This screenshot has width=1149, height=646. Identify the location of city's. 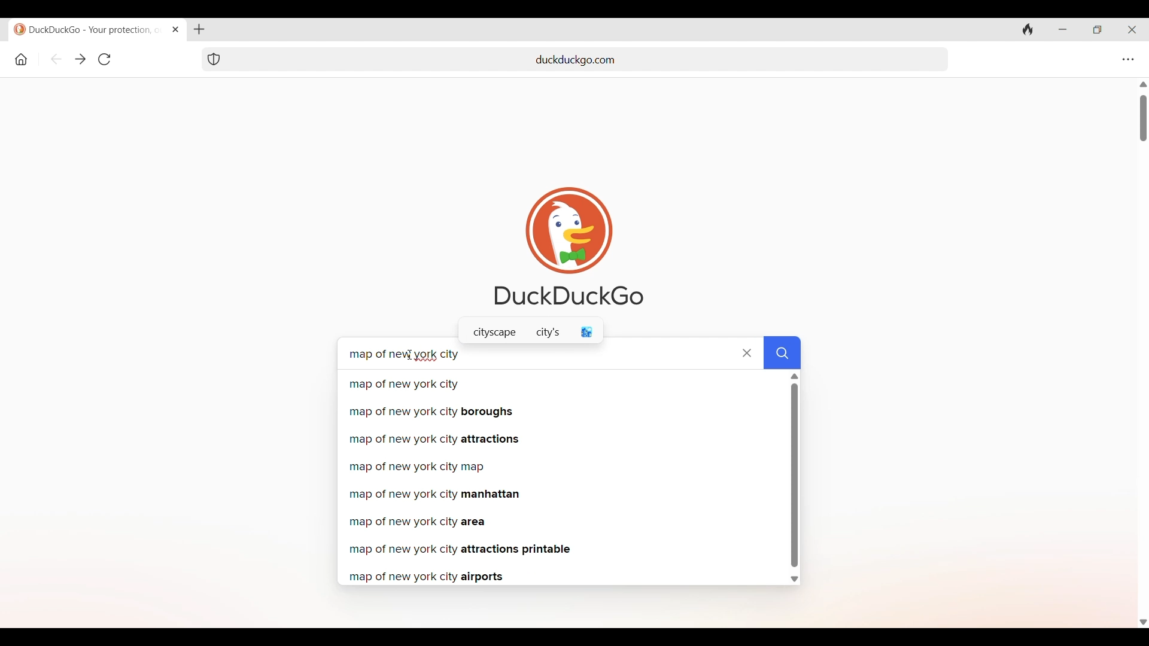
(548, 333).